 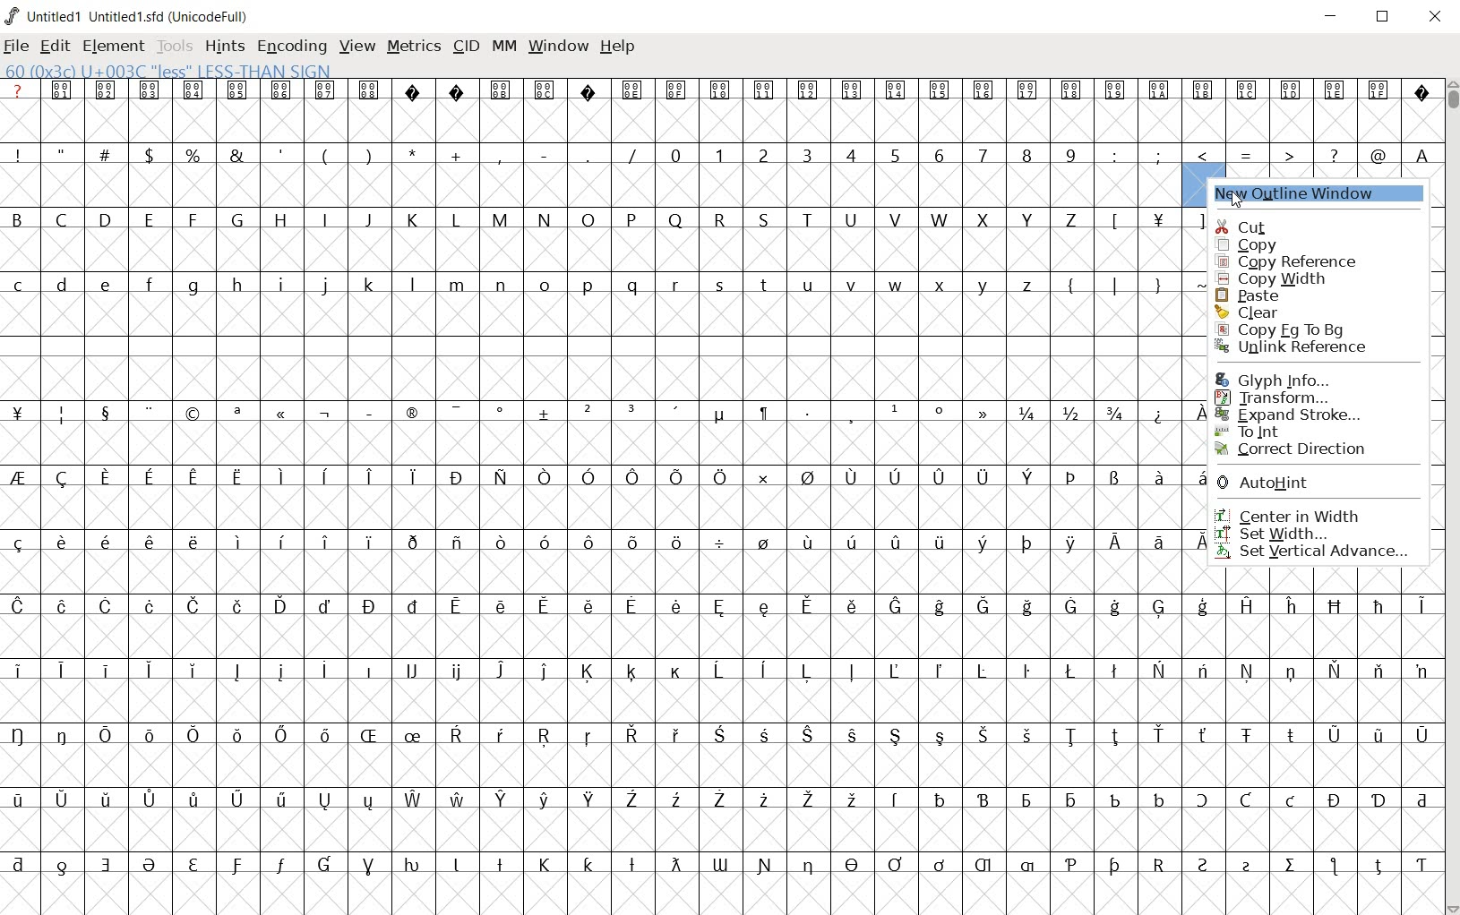 I want to click on copy reference, so click(x=1295, y=262).